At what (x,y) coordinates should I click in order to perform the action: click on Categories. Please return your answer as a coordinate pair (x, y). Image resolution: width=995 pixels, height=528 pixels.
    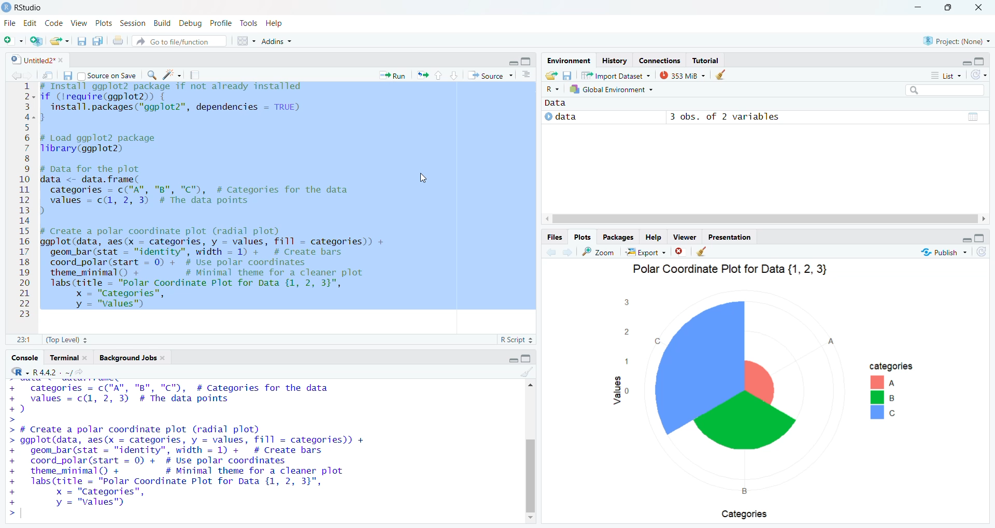
    Looking at the image, I should click on (741, 518).